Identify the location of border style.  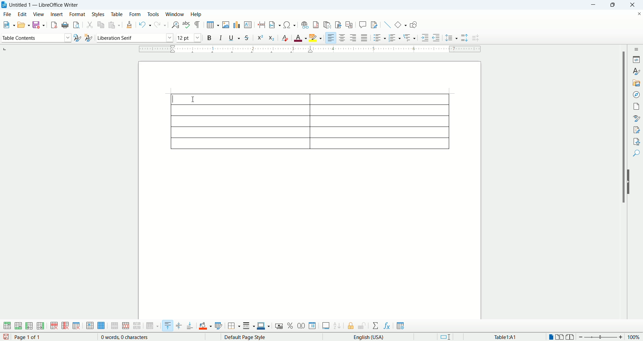
(248, 326).